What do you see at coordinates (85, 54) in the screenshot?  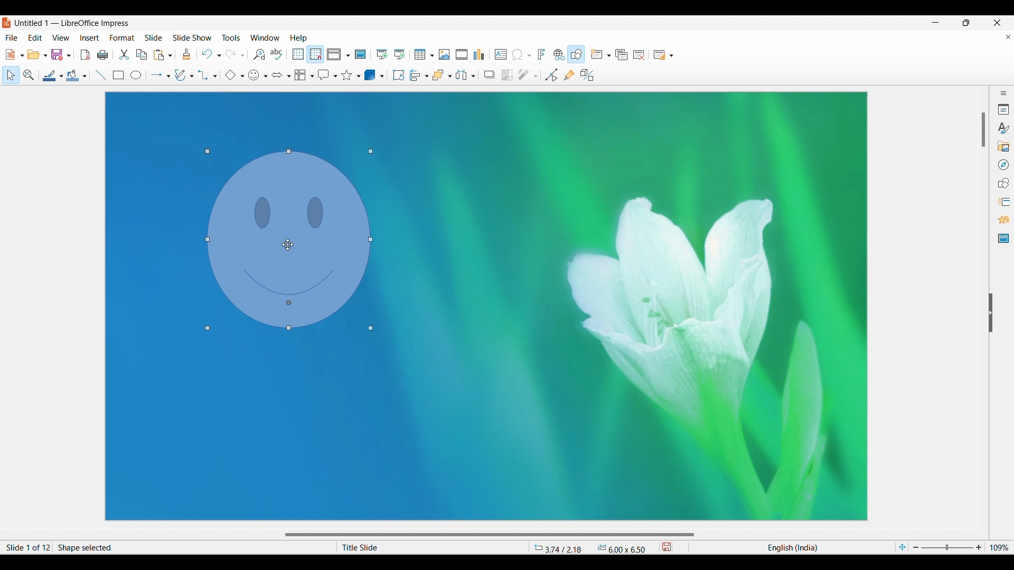 I see `Export directly as PDF` at bounding box center [85, 54].